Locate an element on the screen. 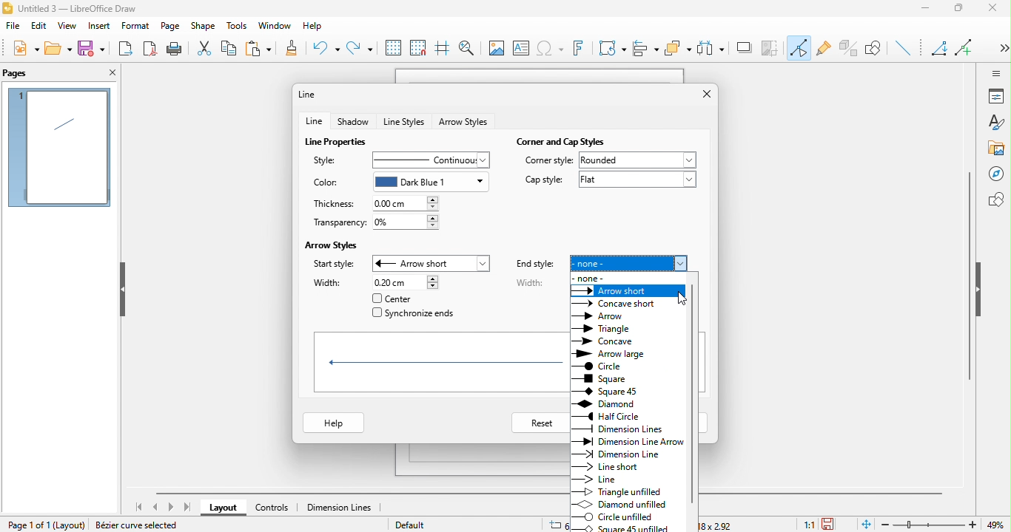 This screenshot has width=1011, height=532. arrow short is located at coordinates (435, 264).